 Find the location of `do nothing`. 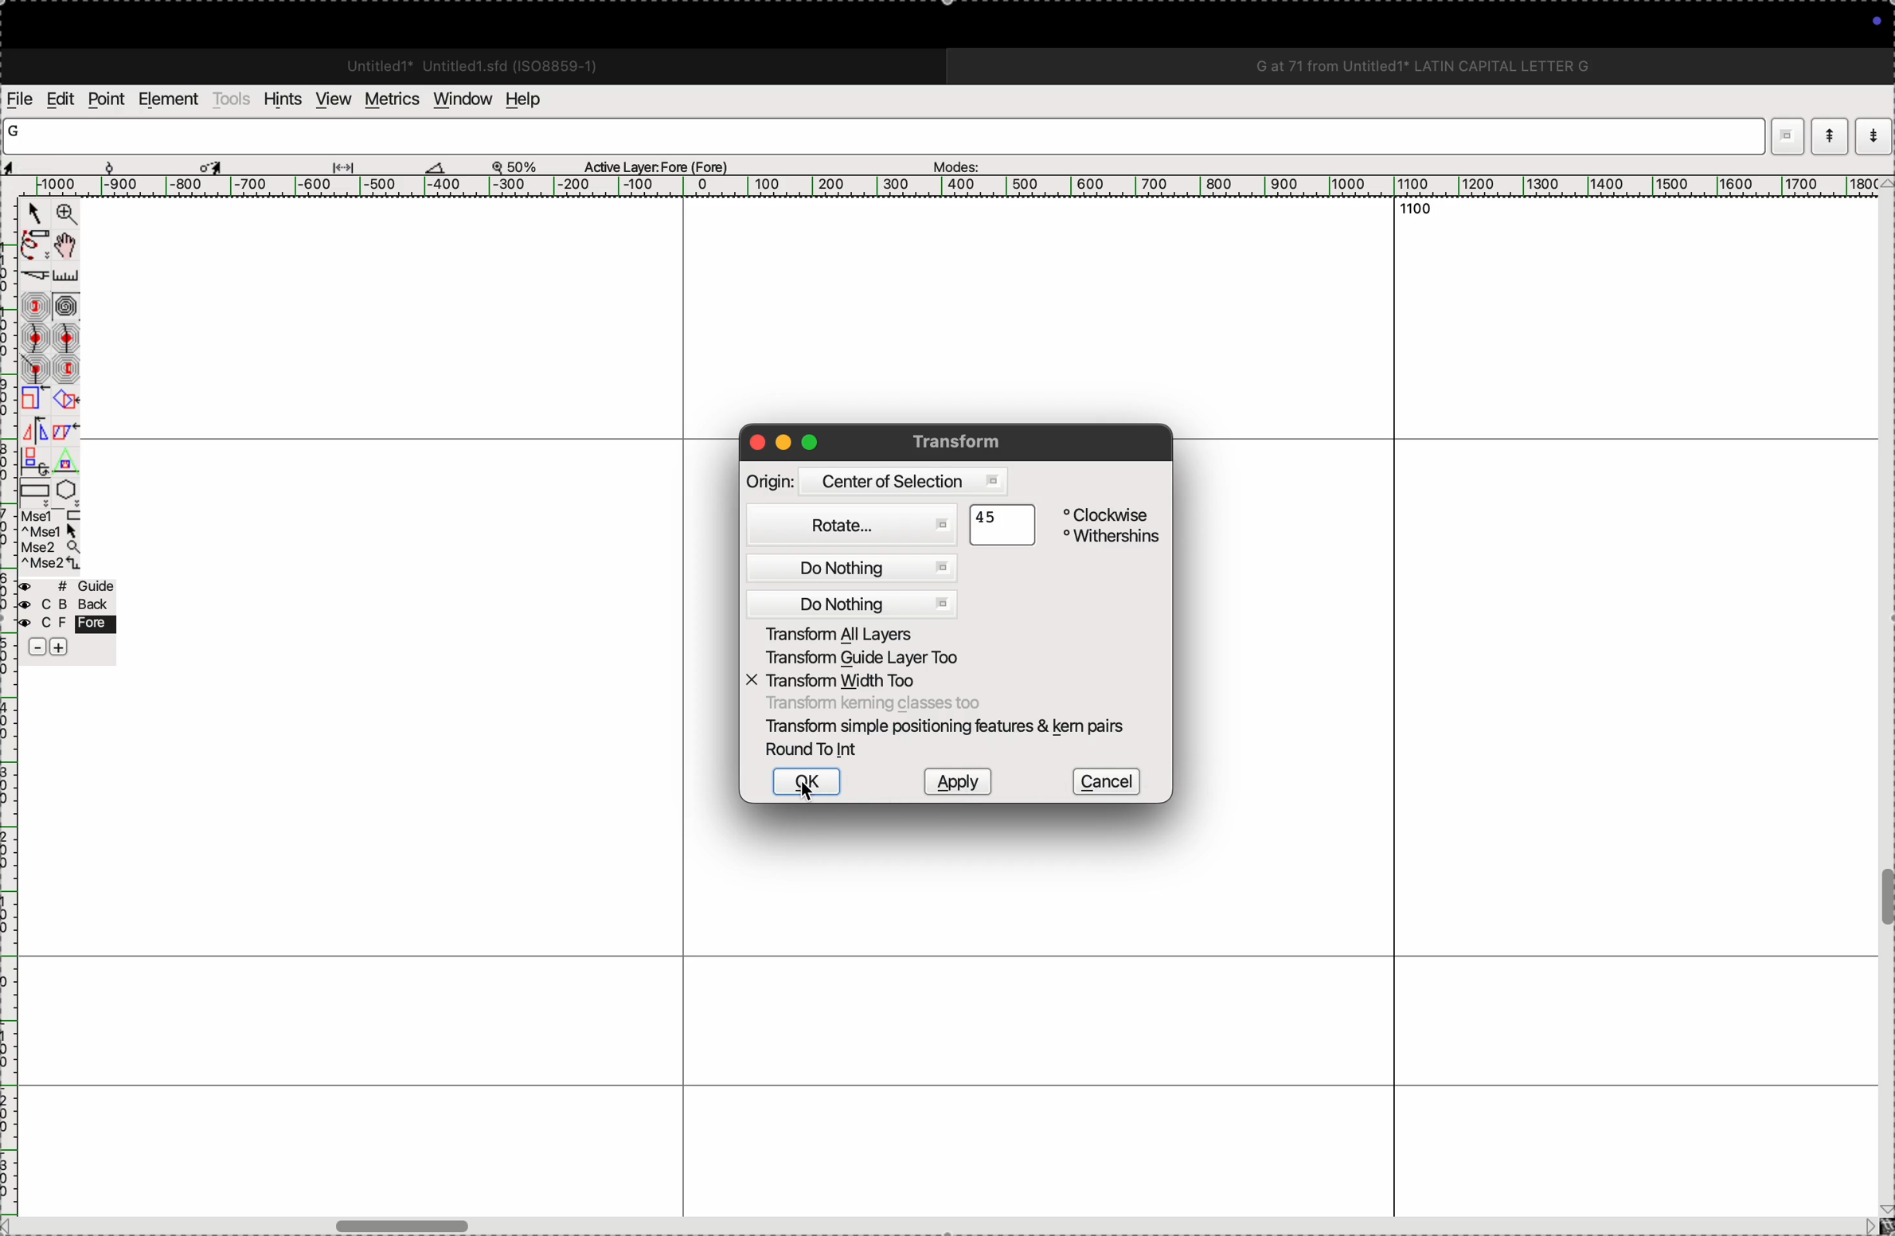

do nothing is located at coordinates (862, 568).